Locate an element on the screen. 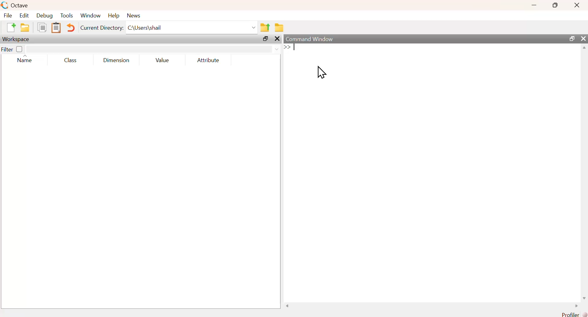 The width and height of the screenshot is (588, 317). minimize is located at coordinates (534, 5).